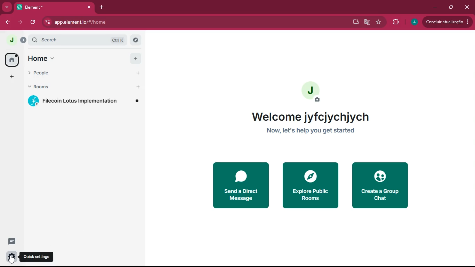 Image resolution: width=475 pixels, height=267 pixels. What do you see at coordinates (309, 186) in the screenshot?
I see `explore public rooms` at bounding box center [309, 186].